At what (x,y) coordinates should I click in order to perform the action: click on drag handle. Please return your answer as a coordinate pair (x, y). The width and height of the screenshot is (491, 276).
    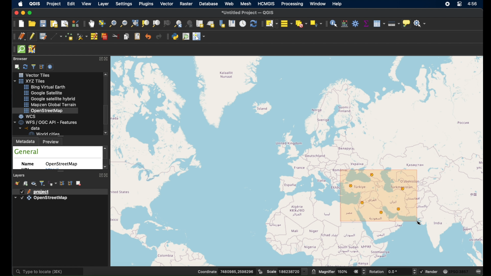
    Looking at the image, I should click on (261, 24).